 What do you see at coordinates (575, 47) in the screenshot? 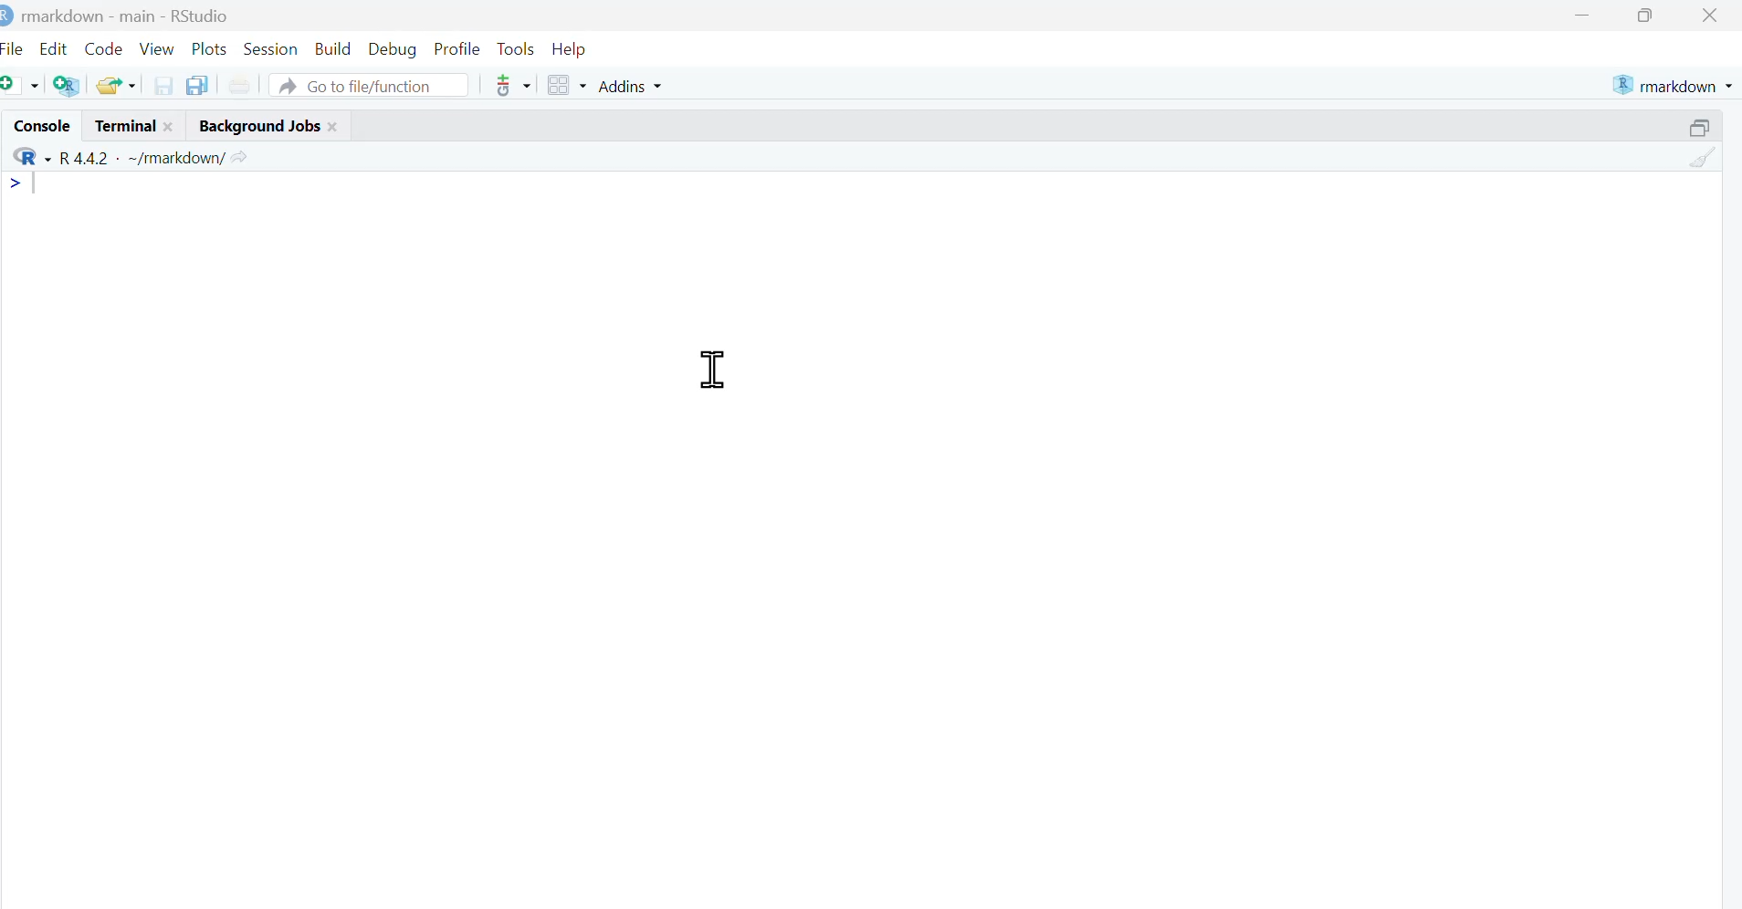
I see `Help` at bounding box center [575, 47].